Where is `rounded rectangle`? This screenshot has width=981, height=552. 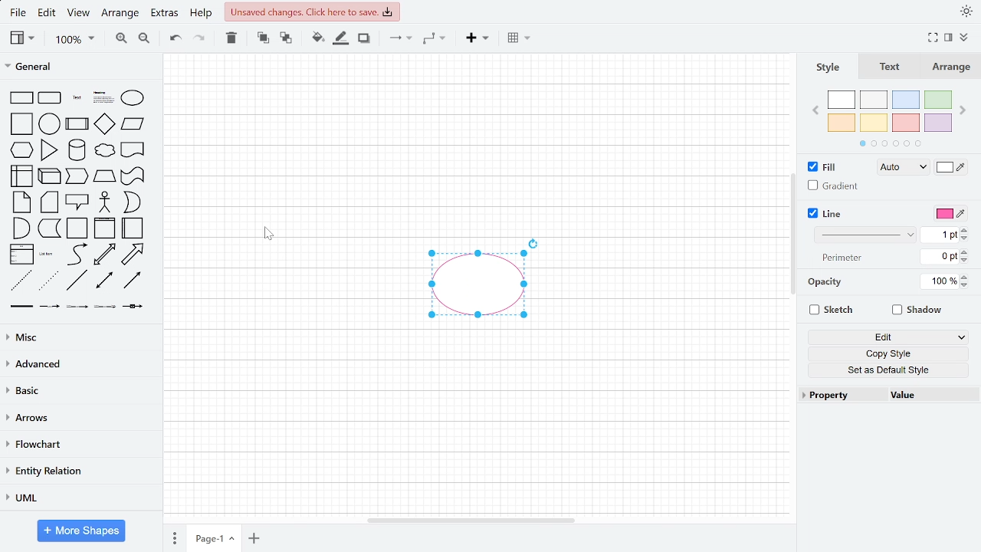 rounded rectangle is located at coordinates (51, 98).